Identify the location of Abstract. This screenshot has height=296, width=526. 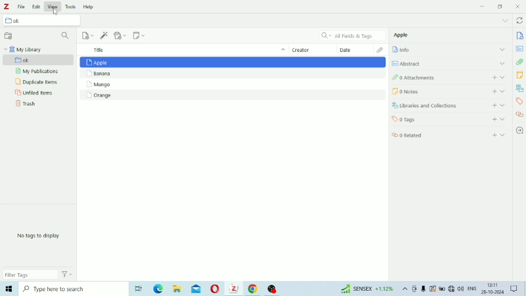
(410, 62).